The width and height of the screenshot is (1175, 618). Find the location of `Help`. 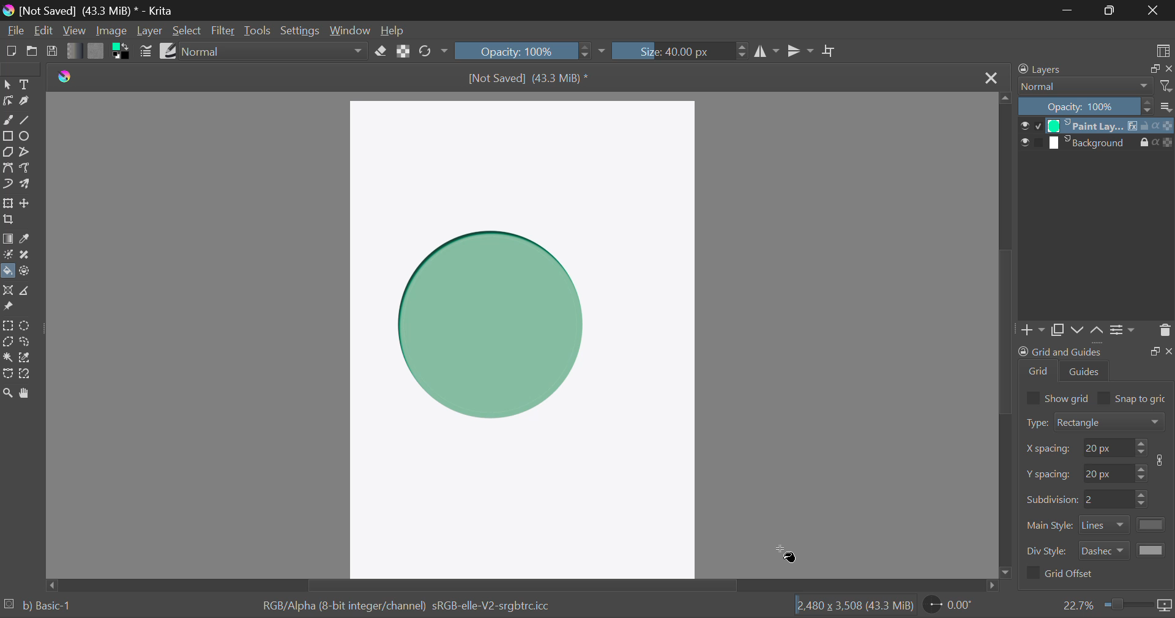

Help is located at coordinates (394, 32).